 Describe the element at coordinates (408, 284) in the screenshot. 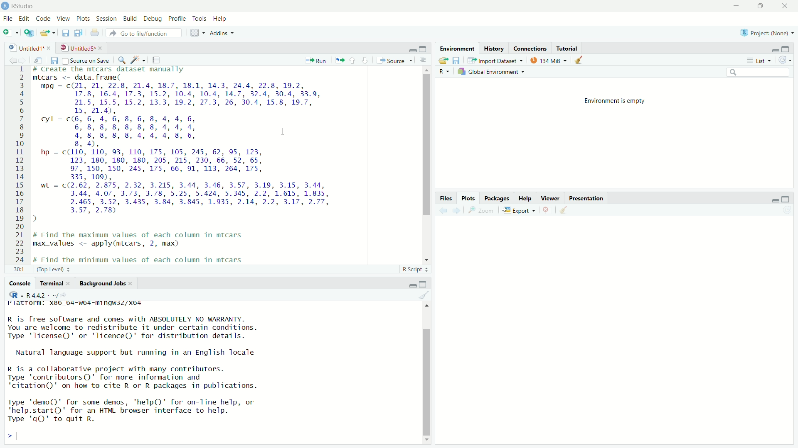

I see `minimise` at that location.